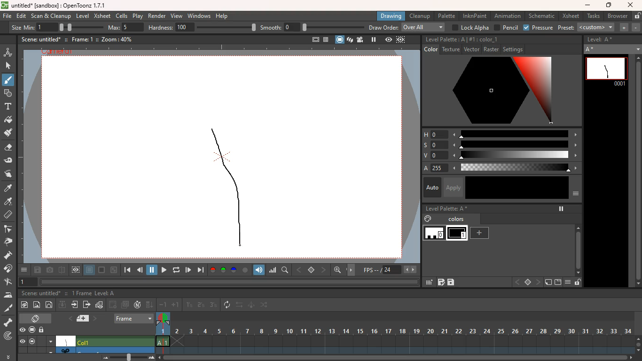 This screenshot has width=642, height=361. I want to click on camera, so click(50, 270).